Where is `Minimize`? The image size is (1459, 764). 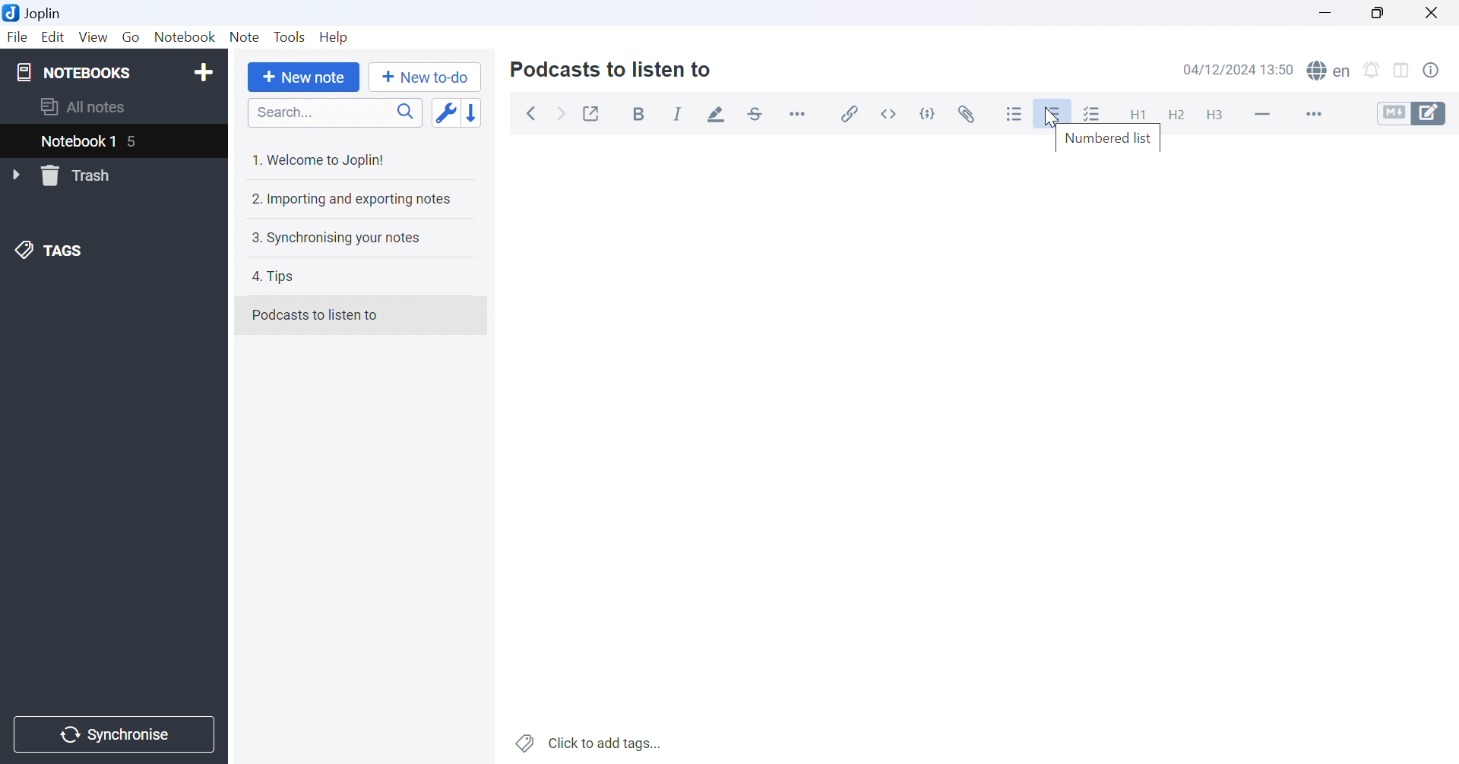 Minimize is located at coordinates (1324, 11).